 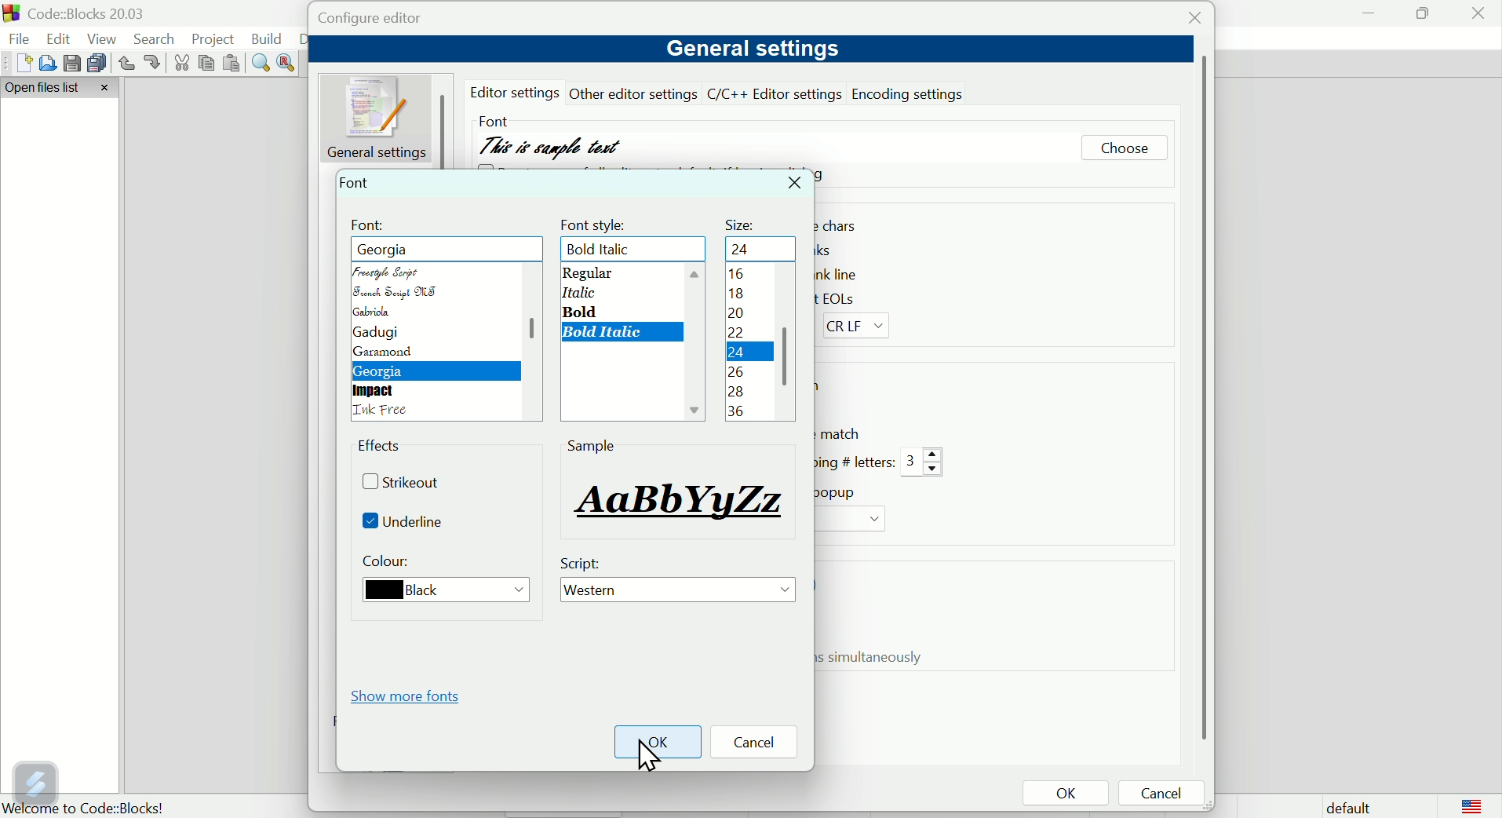 What do you see at coordinates (592, 445) in the screenshot?
I see `sample` at bounding box center [592, 445].